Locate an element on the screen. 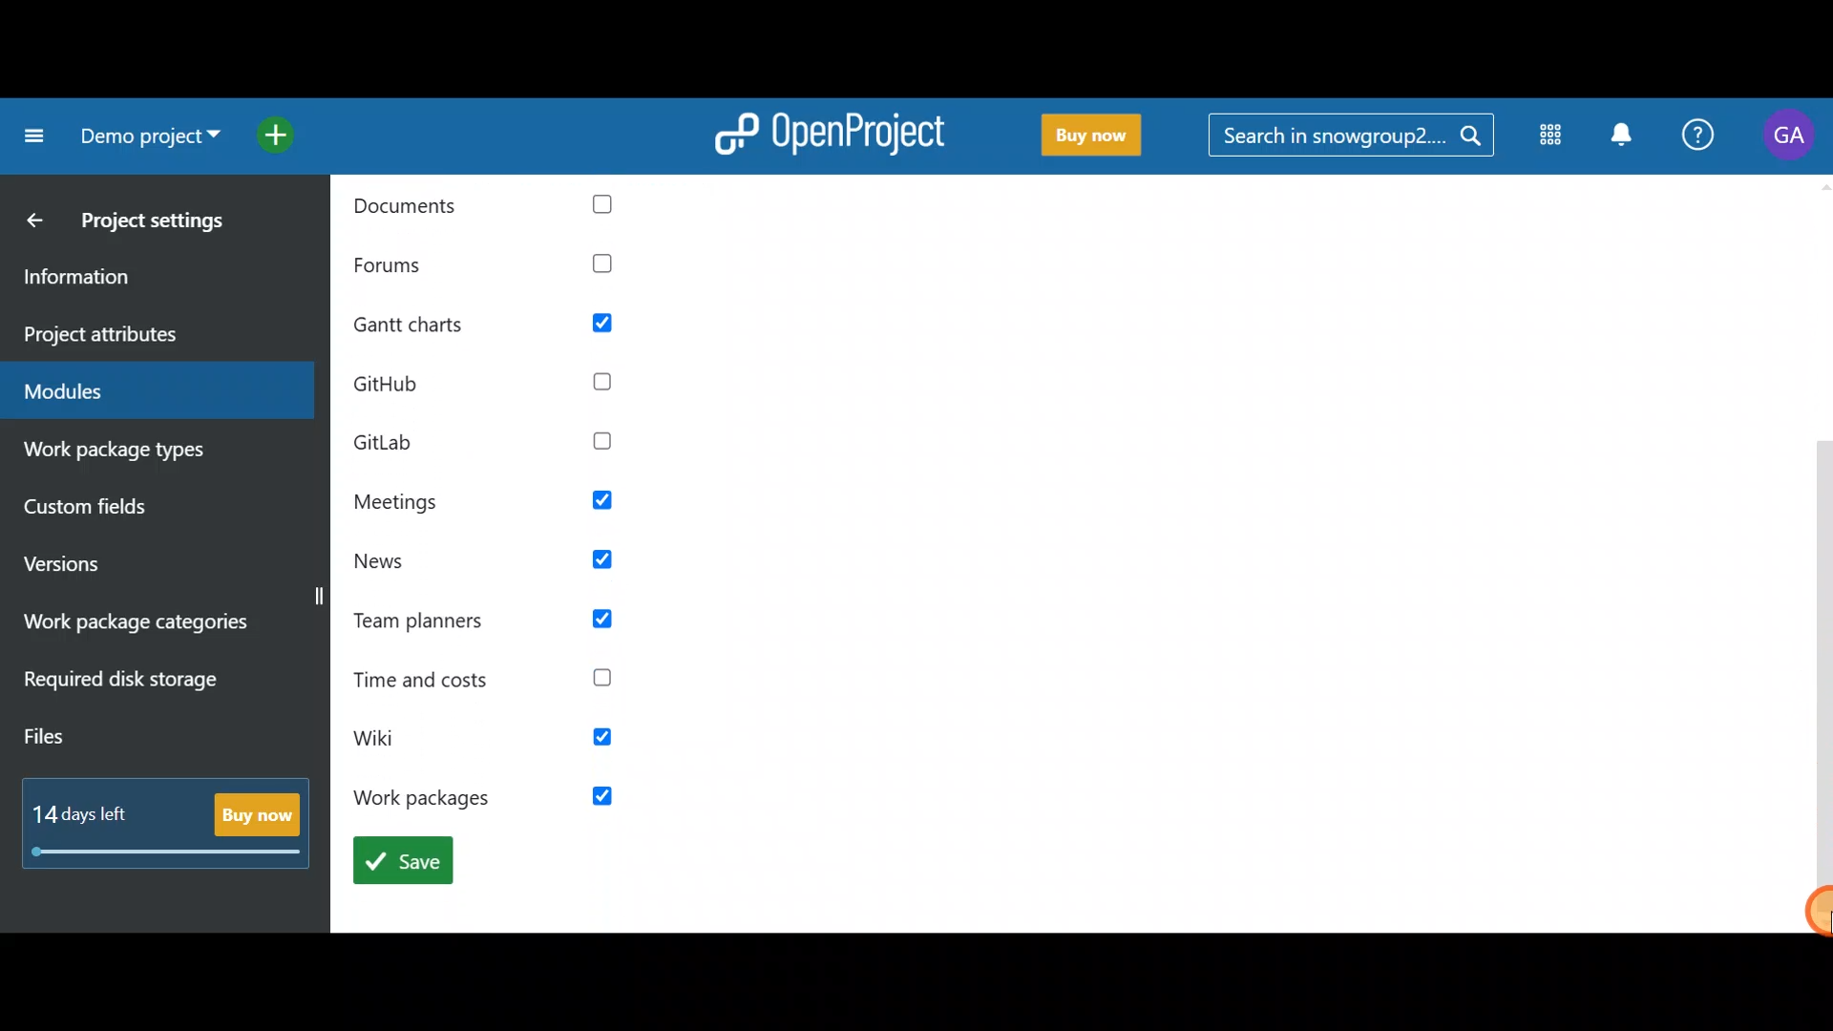 Image resolution: width=1833 pixels, height=1031 pixels. Help is located at coordinates (1696, 139).